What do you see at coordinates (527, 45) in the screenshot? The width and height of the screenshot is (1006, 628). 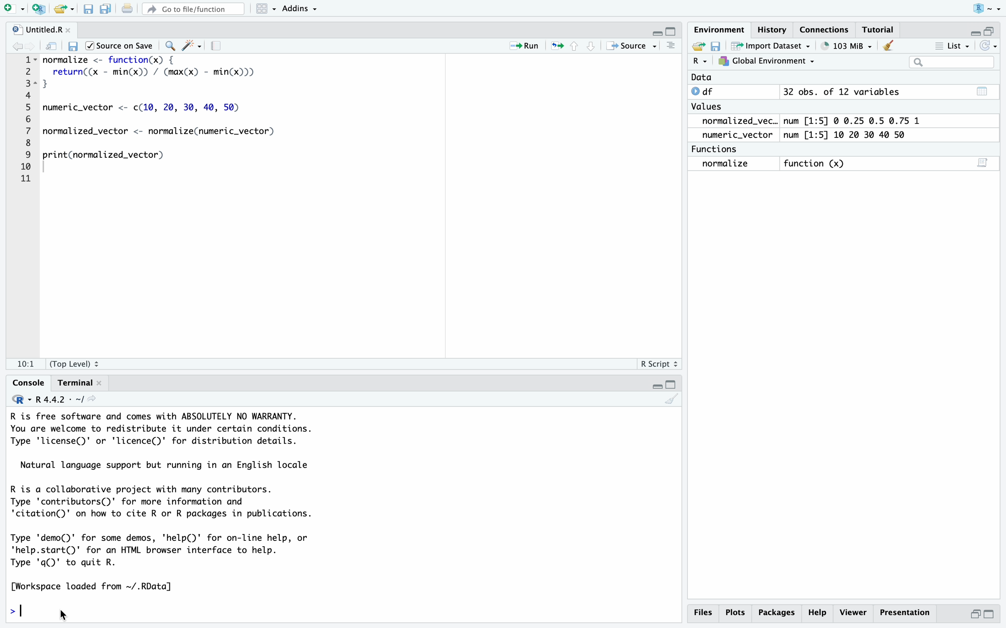 I see `Run the current line or selection (Ctrl + Enter)` at bounding box center [527, 45].